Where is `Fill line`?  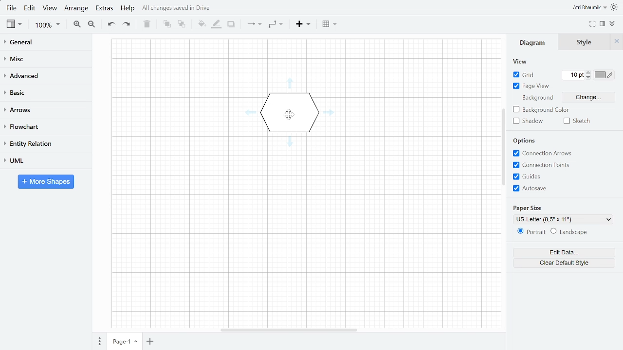 Fill line is located at coordinates (218, 25).